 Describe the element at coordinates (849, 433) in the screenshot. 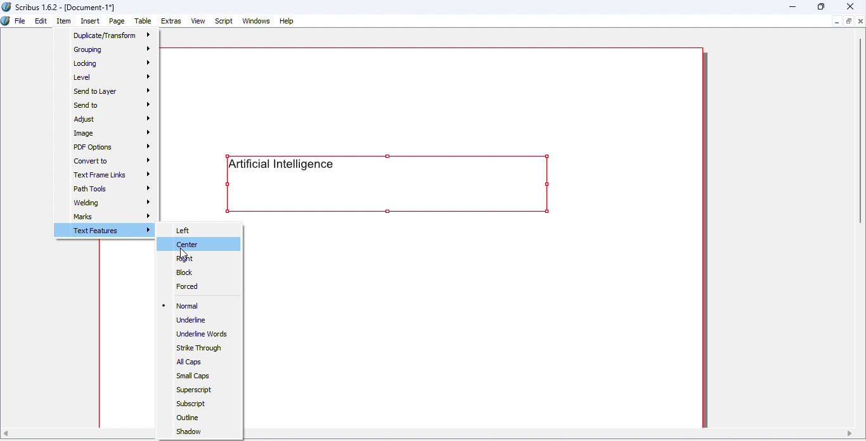

I see `move right` at that location.